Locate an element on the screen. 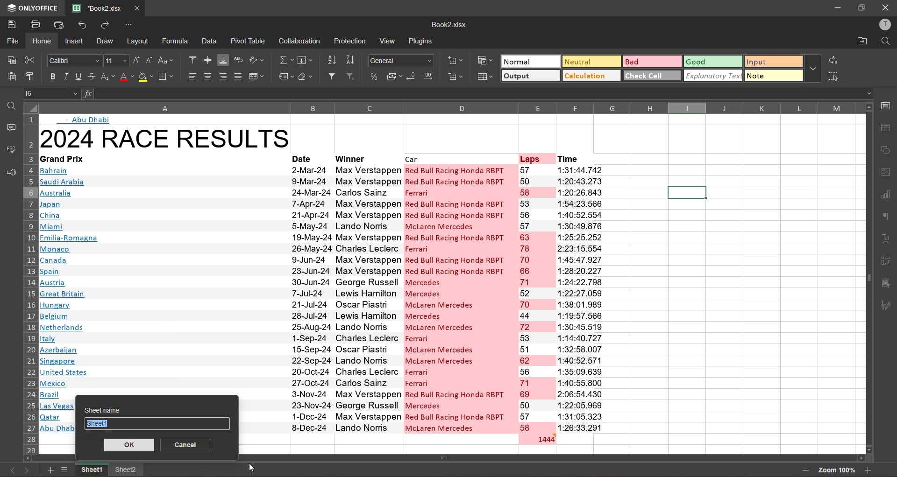 The image size is (897, 477). font color is located at coordinates (126, 77).